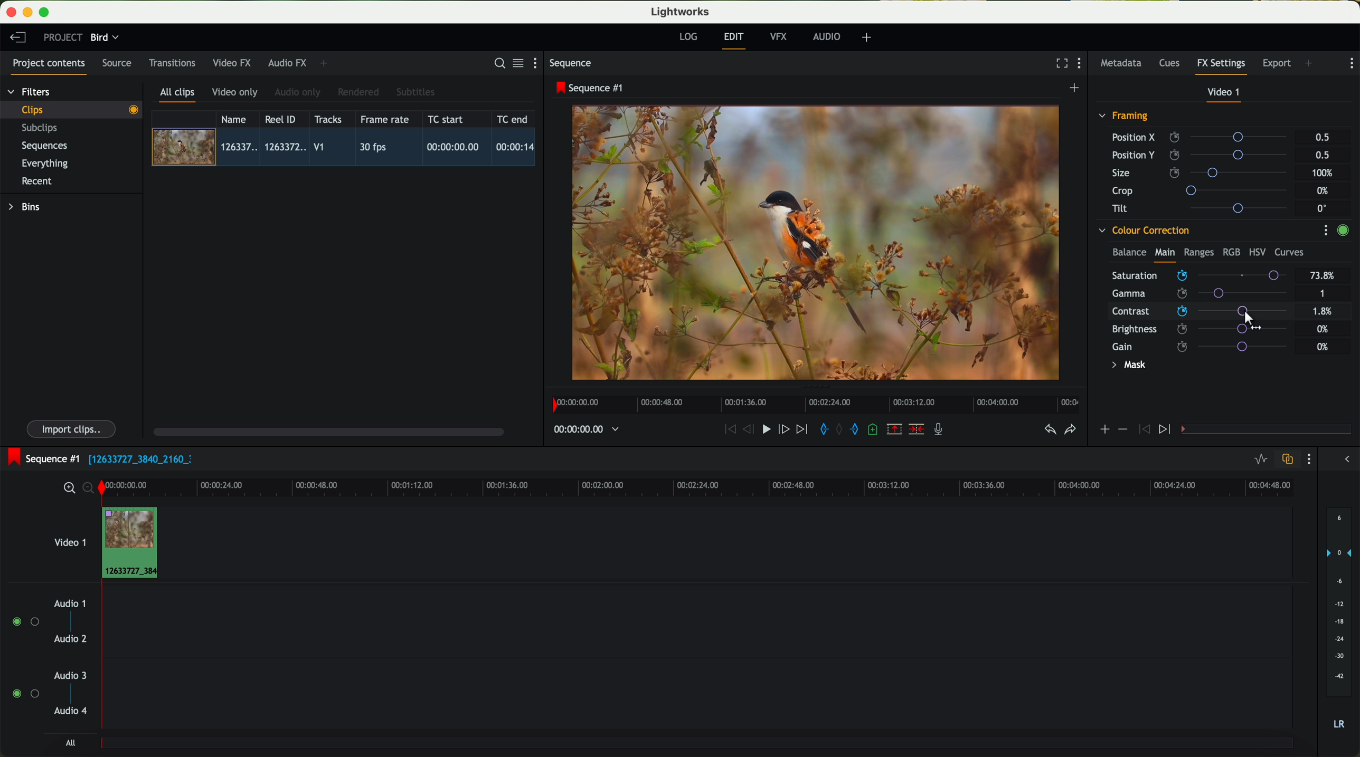 Image resolution: width=1360 pixels, height=757 pixels. I want to click on toggle audio levels editing, so click(1260, 461).